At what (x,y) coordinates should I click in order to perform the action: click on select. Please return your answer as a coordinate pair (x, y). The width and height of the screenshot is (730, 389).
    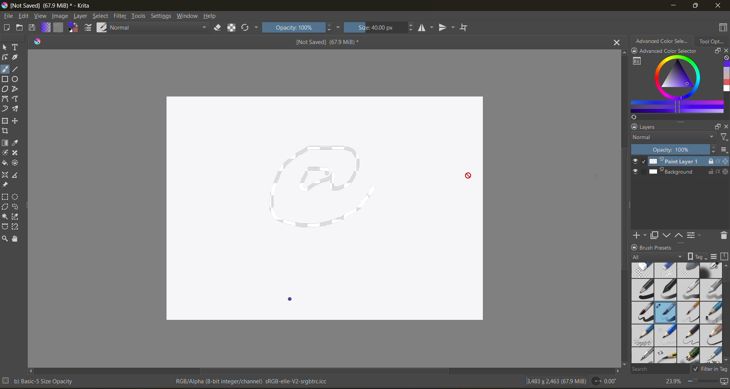
    Looking at the image, I should click on (101, 16).